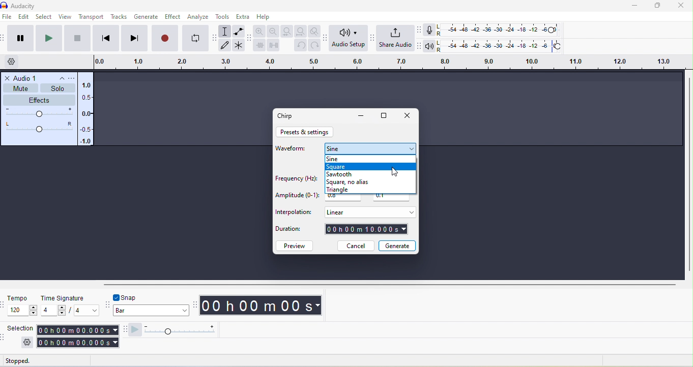  Describe the element at coordinates (355, 246) in the screenshot. I see `cancel` at that location.